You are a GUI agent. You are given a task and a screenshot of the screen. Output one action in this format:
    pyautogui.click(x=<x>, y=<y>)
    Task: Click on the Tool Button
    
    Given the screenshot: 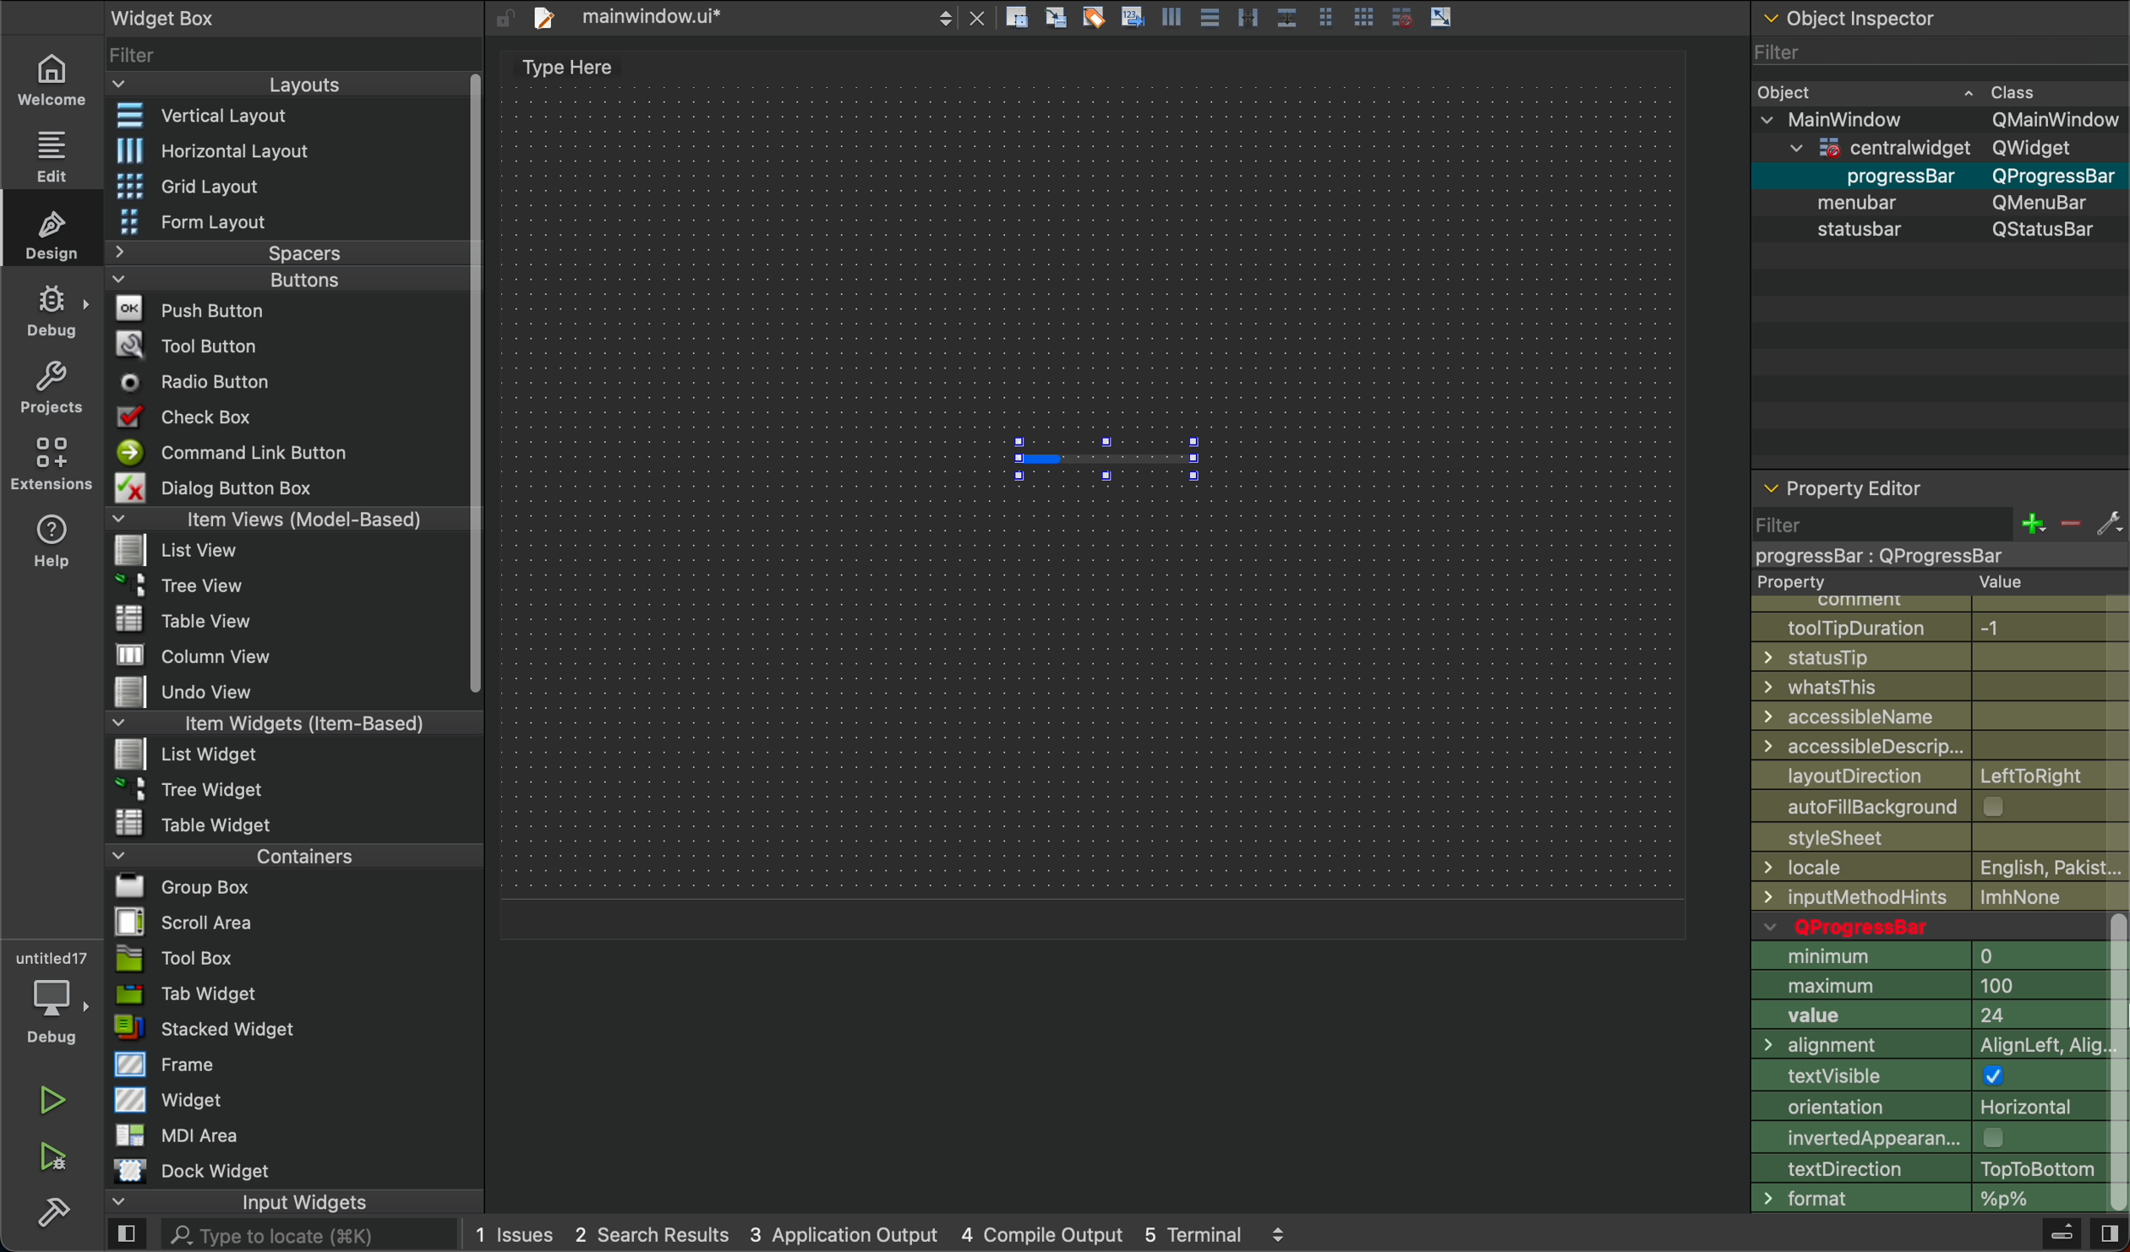 What is the action you would take?
    pyautogui.click(x=201, y=343)
    